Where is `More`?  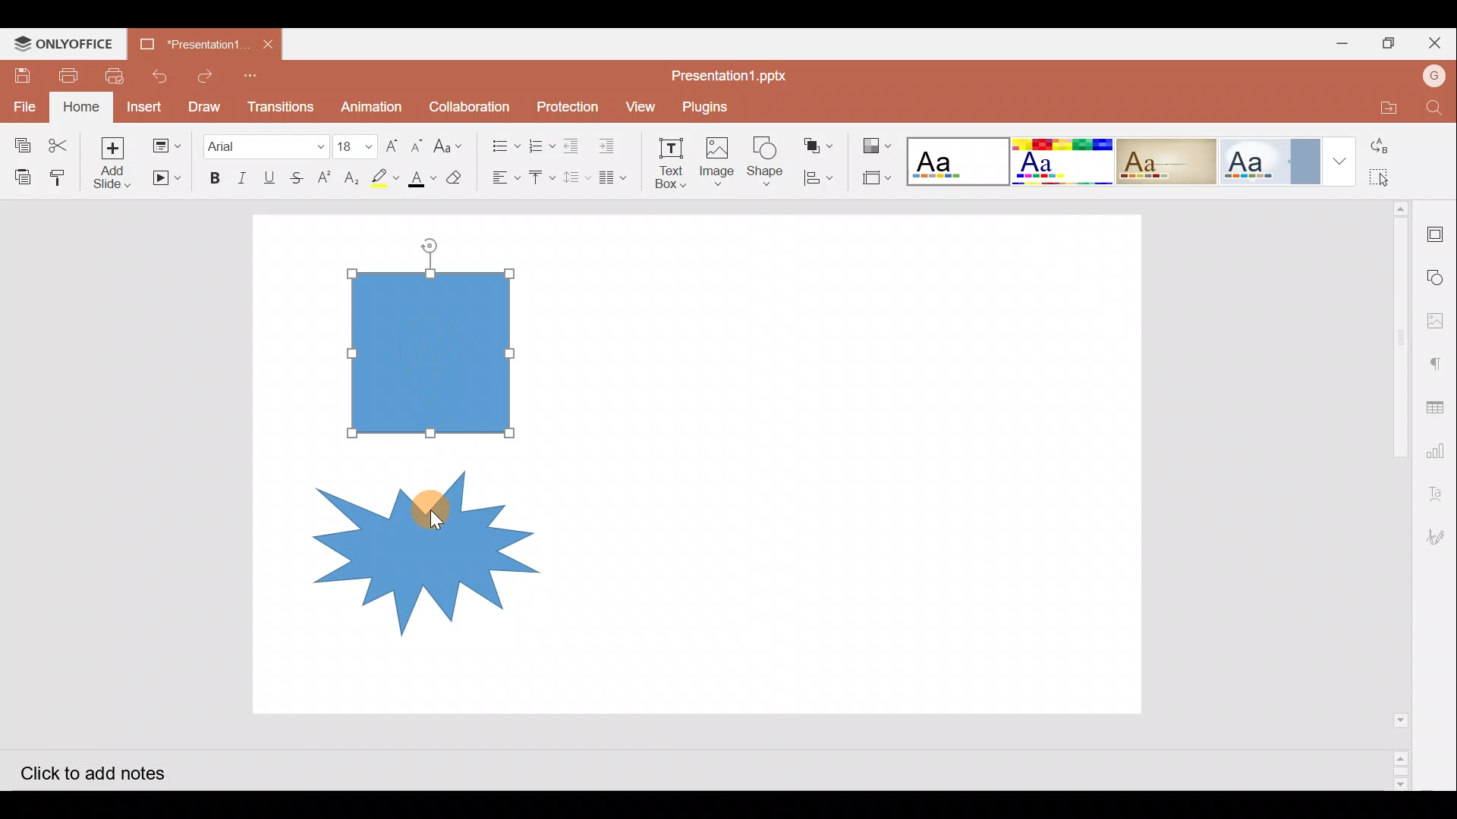 More is located at coordinates (1340, 160).